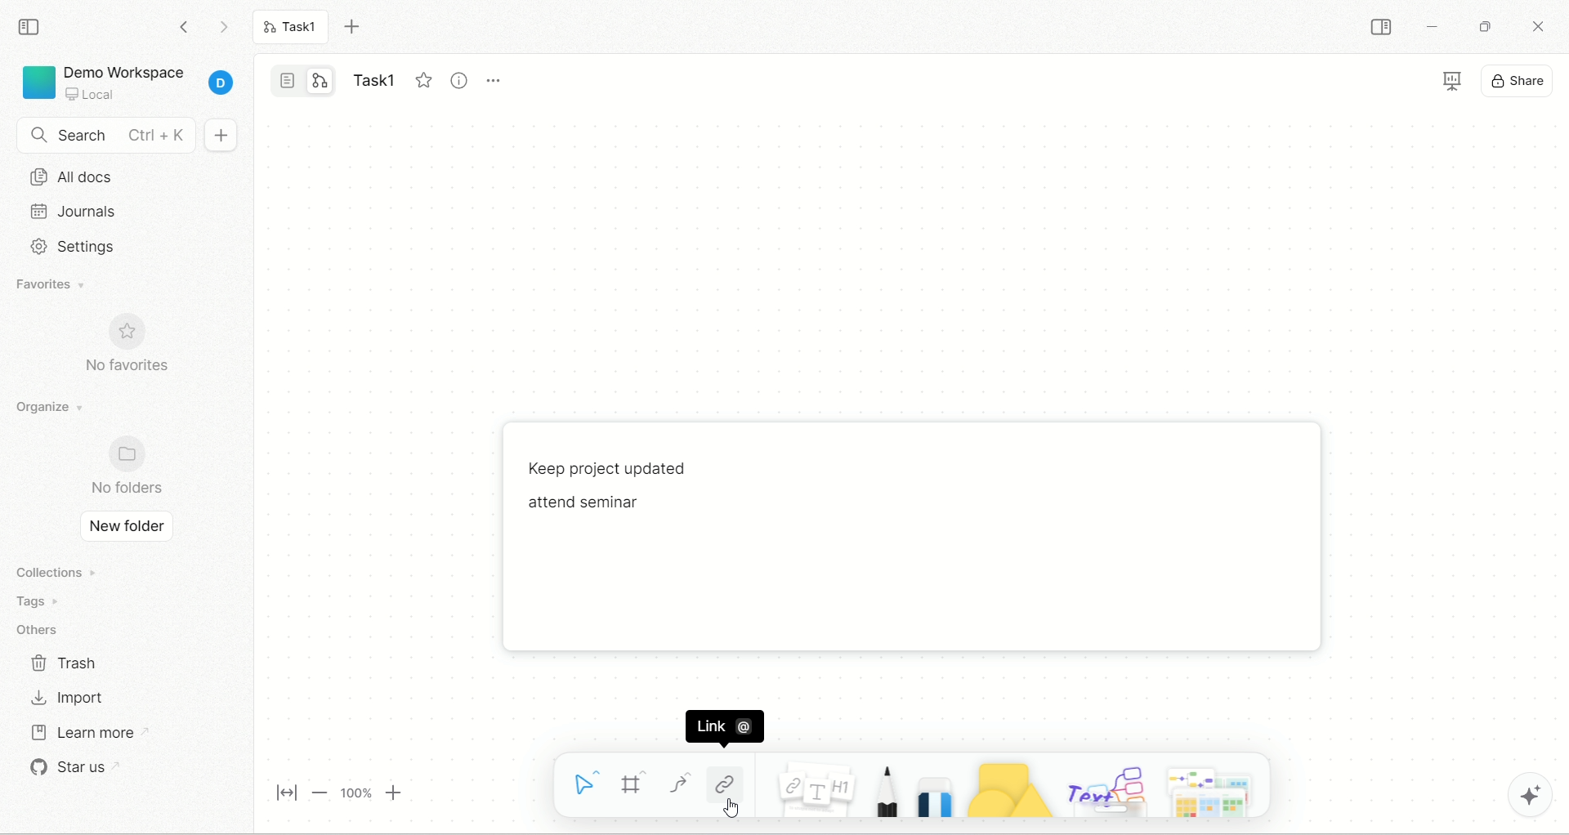 This screenshot has width=1569, height=835. Describe the element at coordinates (334, 793) in the screenshot. I see `page zoom` at that location.